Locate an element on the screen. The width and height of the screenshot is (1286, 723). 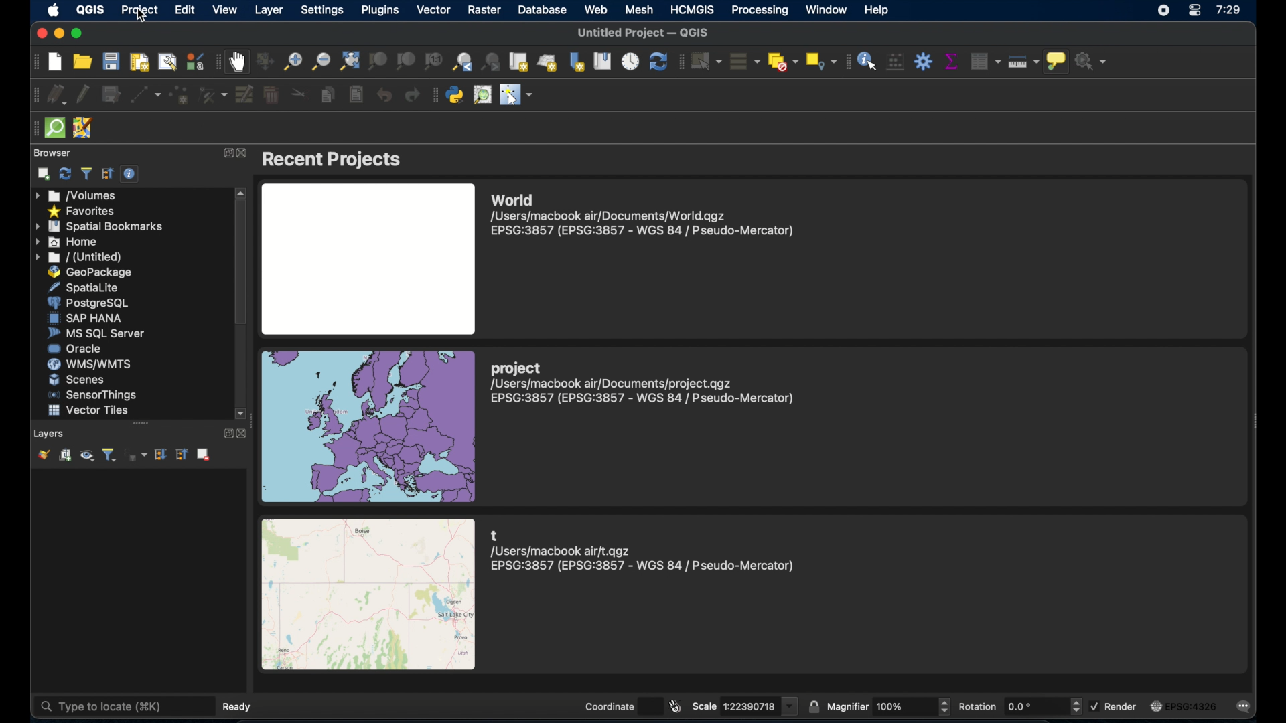
measure line is located at coordinates (1023, 63).